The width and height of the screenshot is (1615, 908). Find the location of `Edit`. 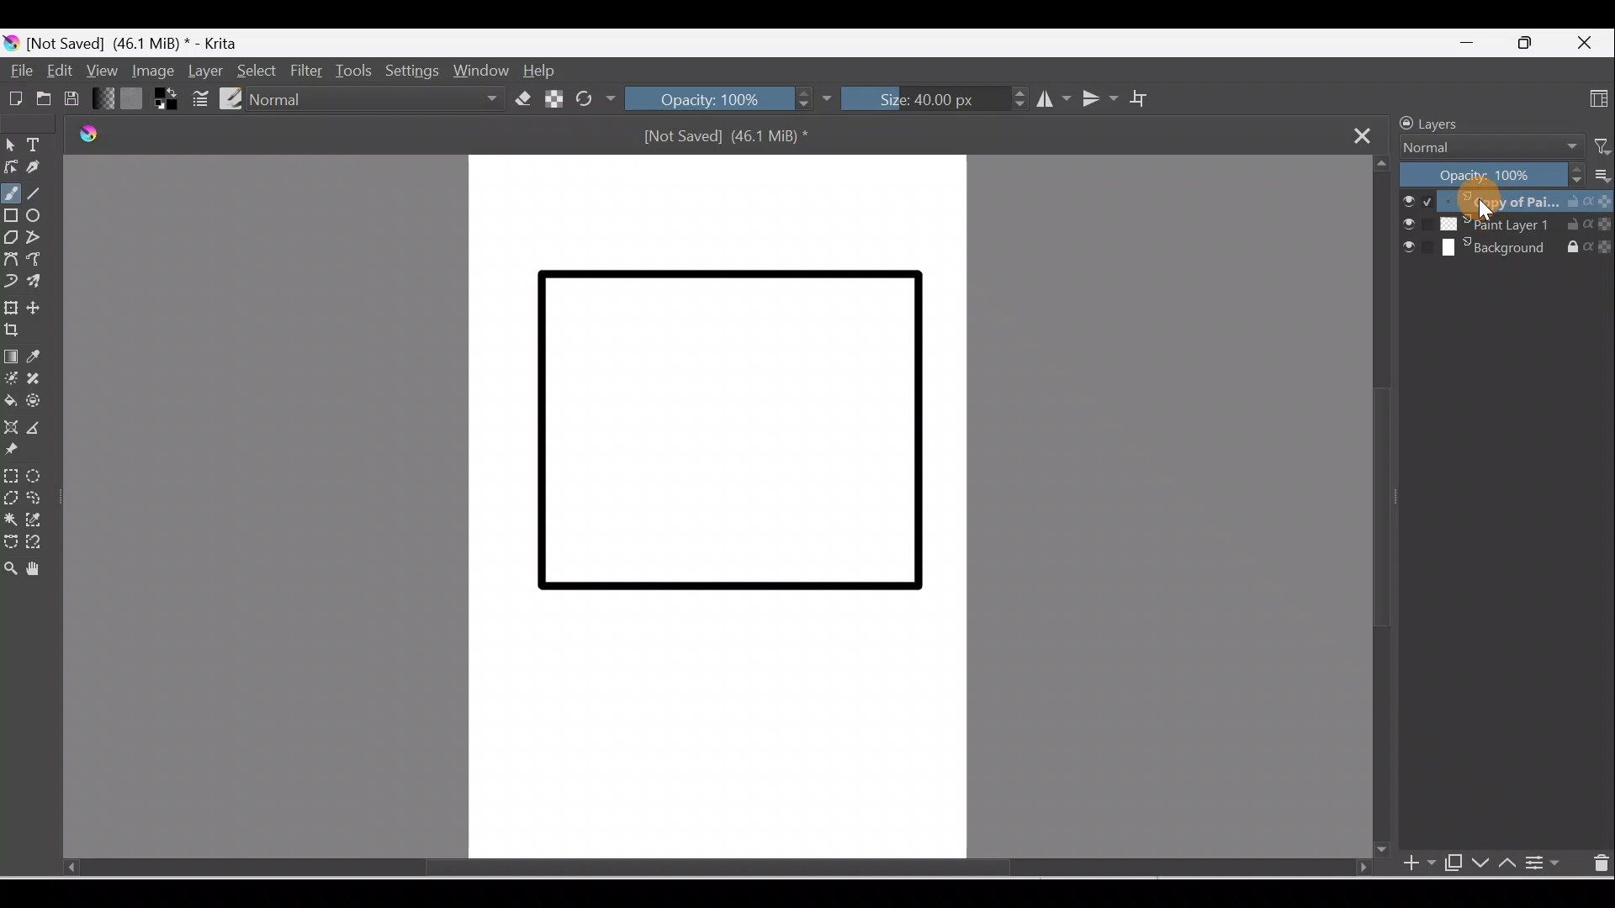

Edit is located at coordinates (56, 69).